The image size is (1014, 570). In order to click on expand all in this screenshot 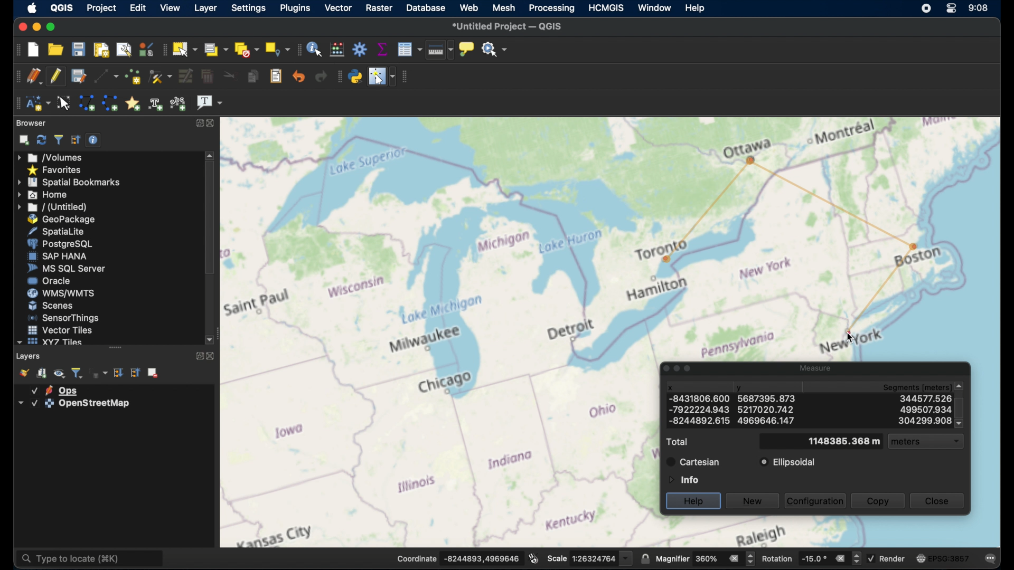, I will do `click(119, 373)`.